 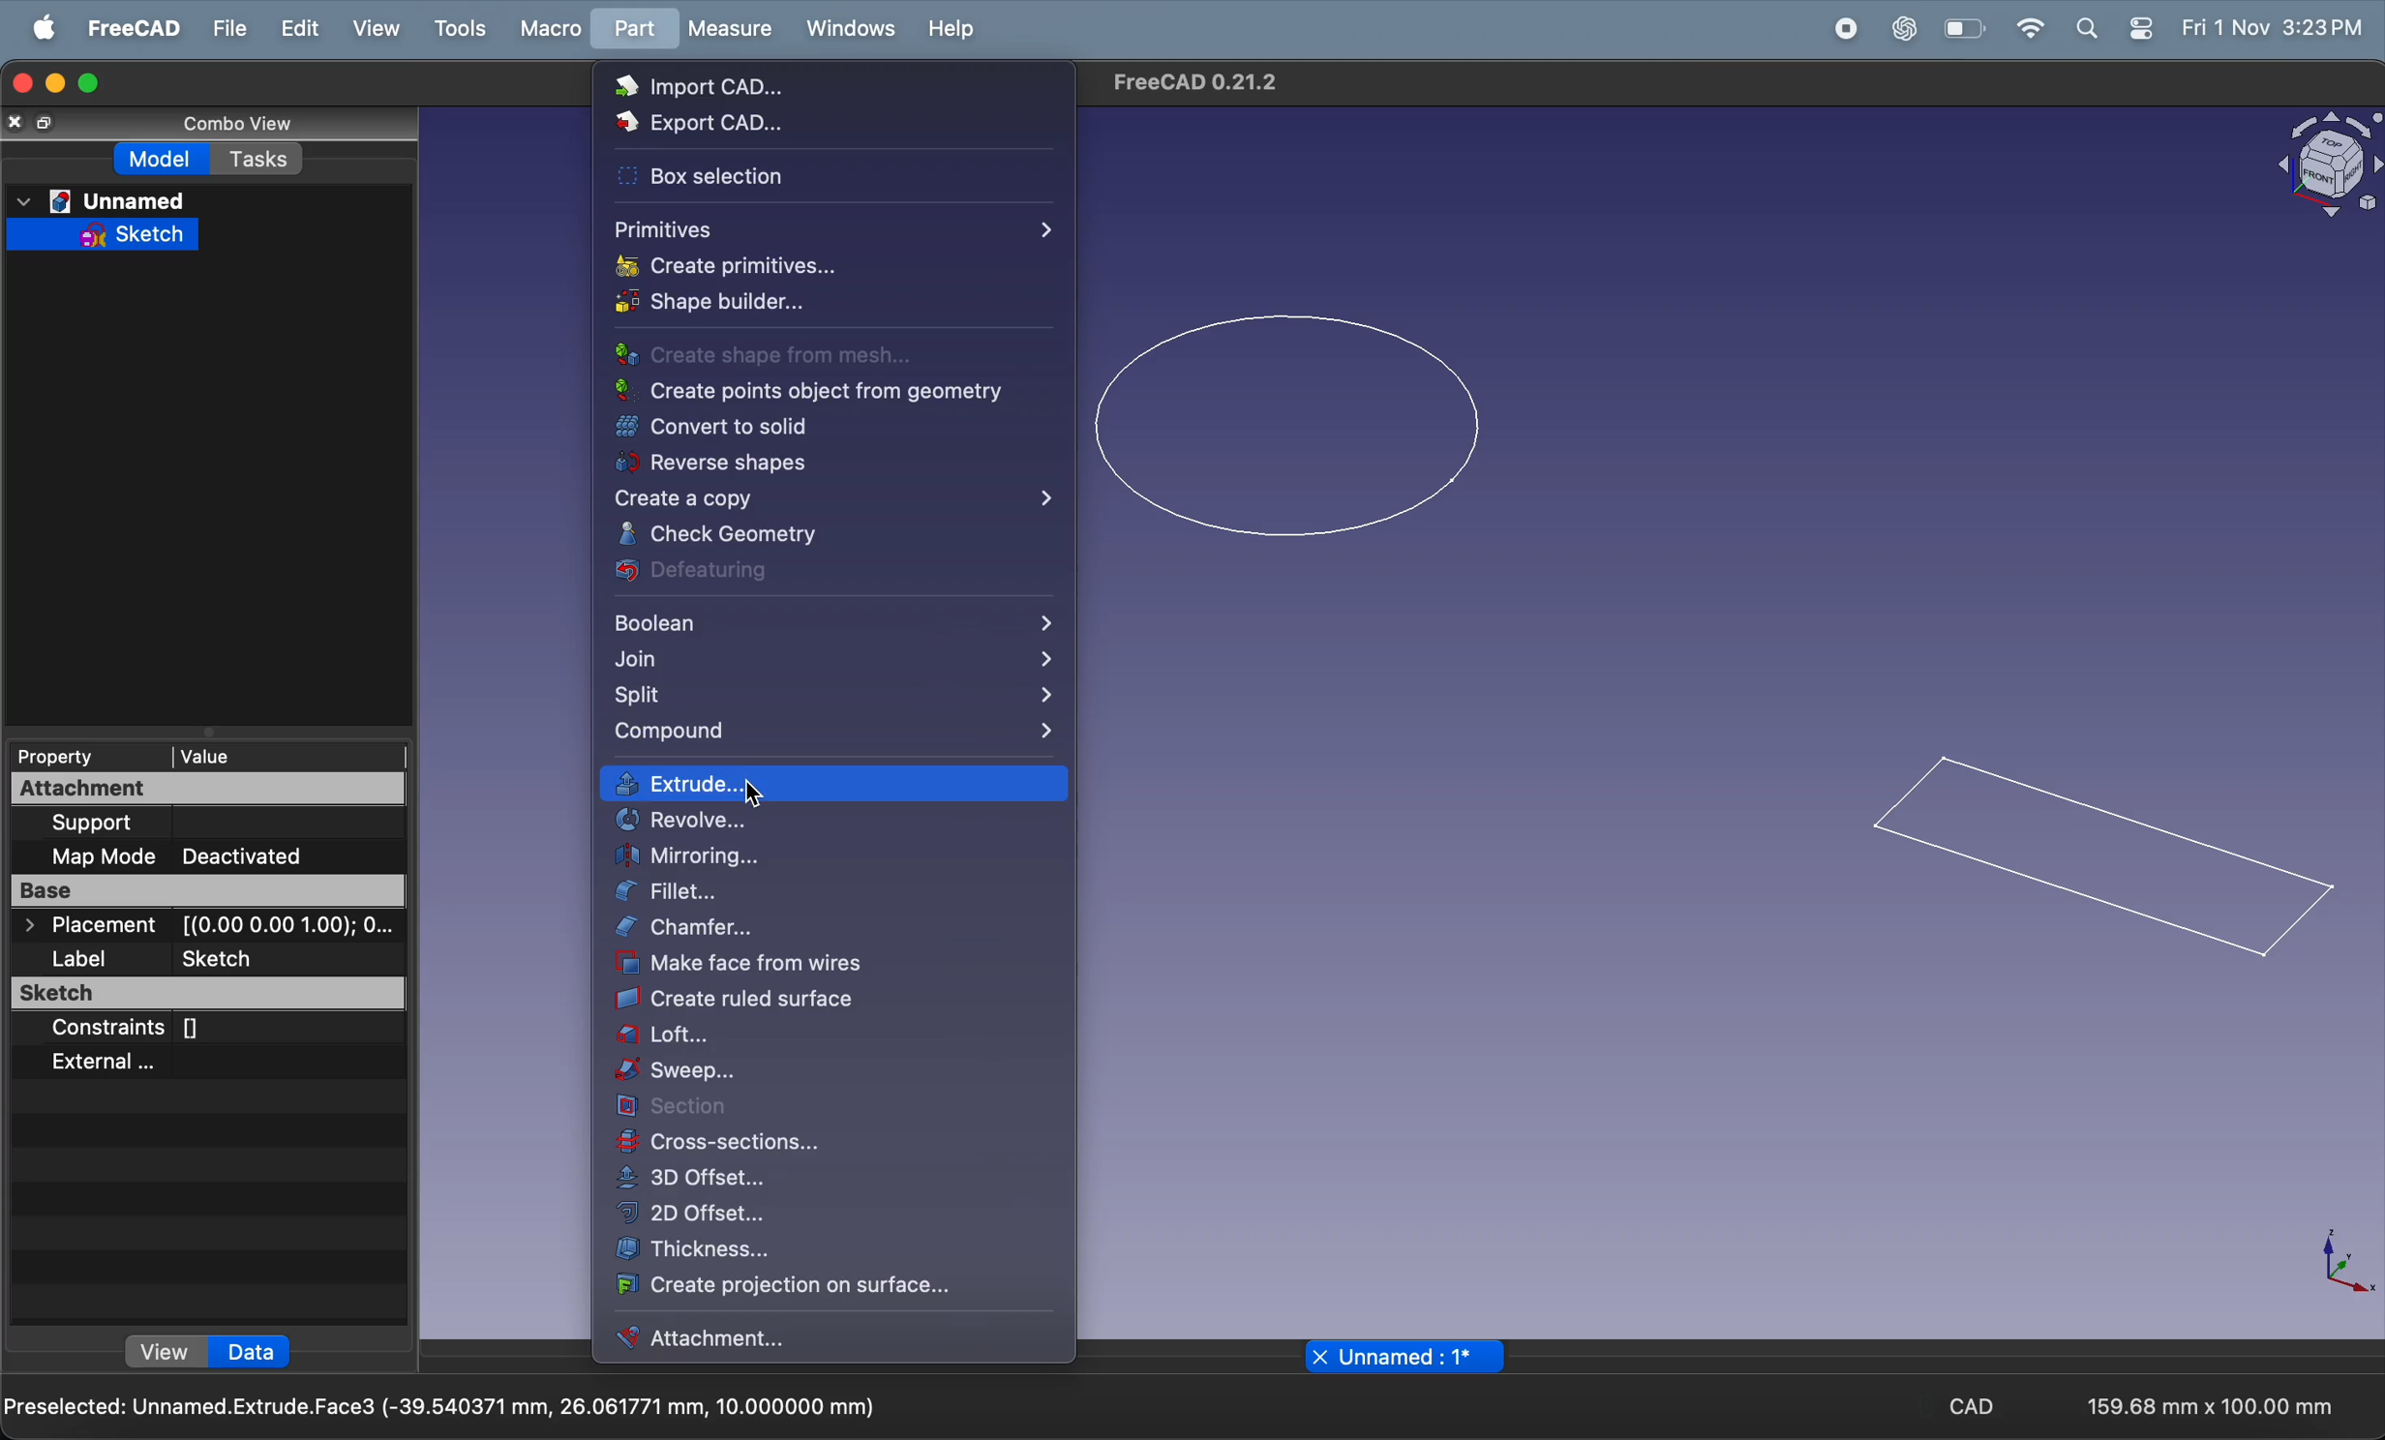 I want to click on Preselected: Unnamed.Extrude.Face3 (-39.540371 mm, 26.061771 mm, 10.000000 mm), so click(x=444, y=1409).